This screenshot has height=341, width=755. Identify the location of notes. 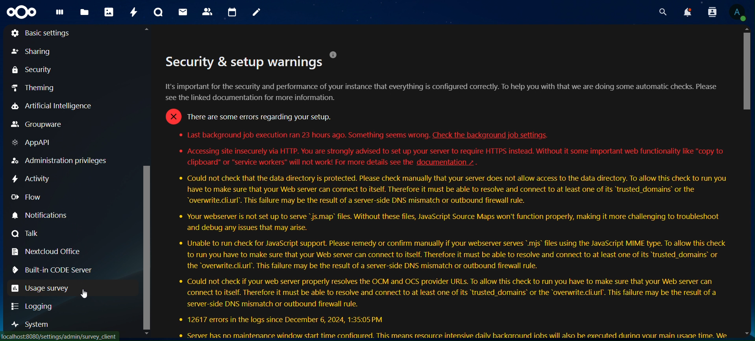
(256, 12).